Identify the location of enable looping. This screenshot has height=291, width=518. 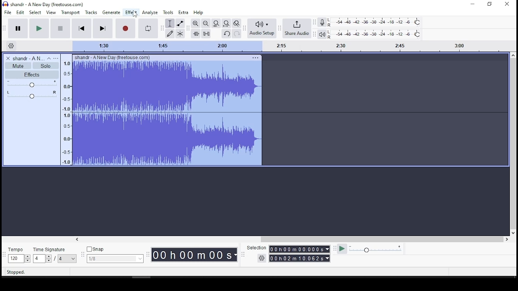
(149, 28).